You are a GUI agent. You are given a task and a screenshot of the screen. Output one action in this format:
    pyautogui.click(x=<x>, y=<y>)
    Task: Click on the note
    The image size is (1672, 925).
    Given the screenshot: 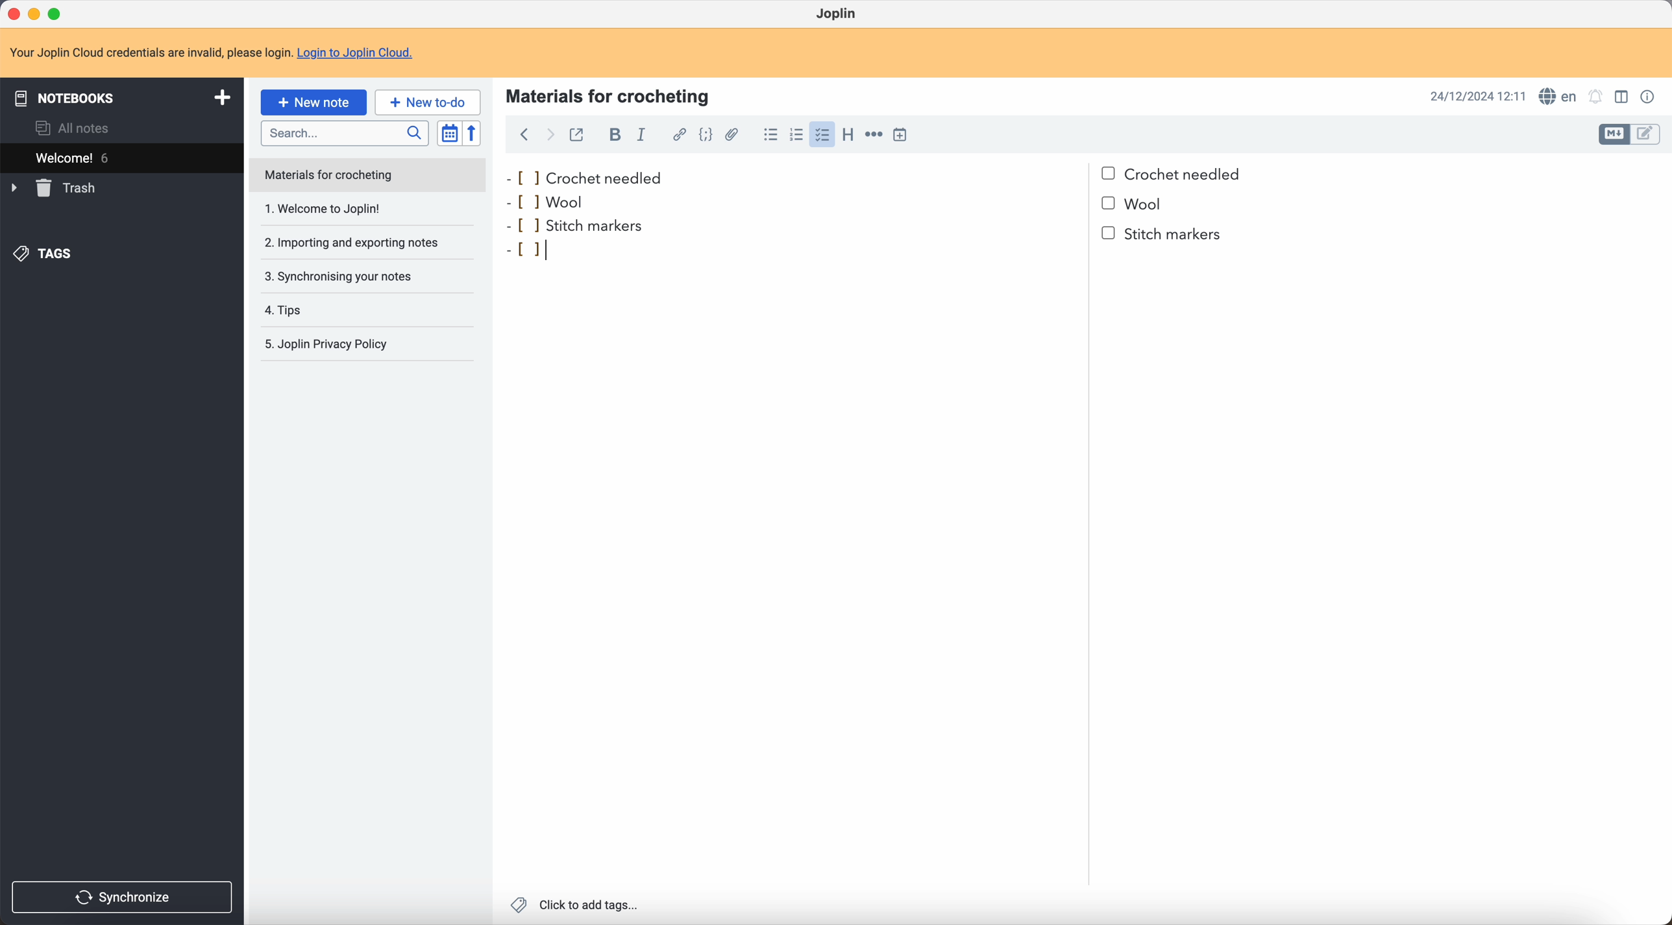 What is the action you would take?
    pyautogui.click(x=212, y=53)
    